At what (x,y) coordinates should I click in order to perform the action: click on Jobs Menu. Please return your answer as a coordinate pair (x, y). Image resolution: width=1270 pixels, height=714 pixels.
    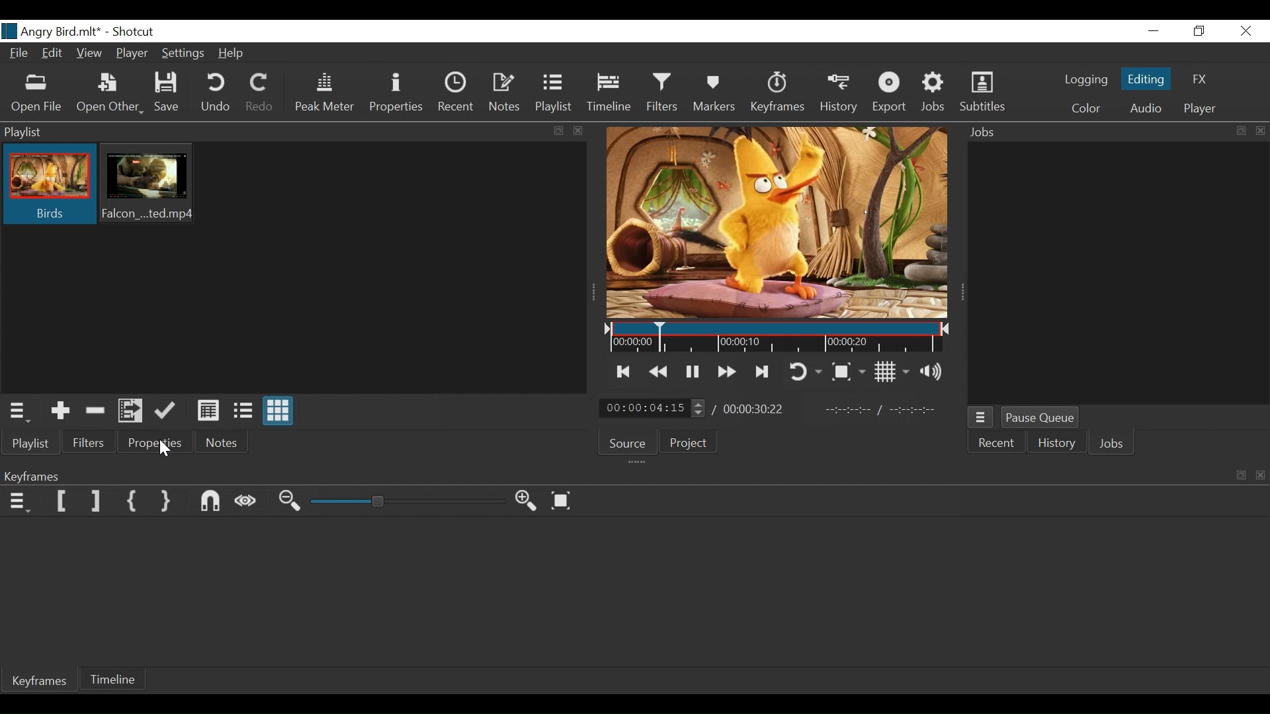
    Looking at the image, I should click on (983, 417).